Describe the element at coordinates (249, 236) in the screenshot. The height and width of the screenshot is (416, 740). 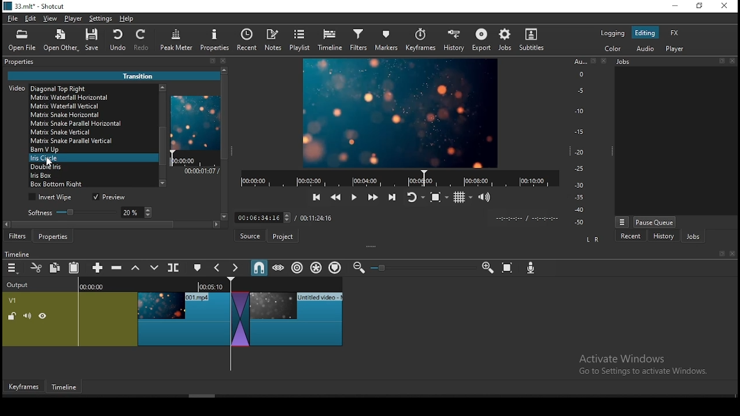
I see `Source` at that location.